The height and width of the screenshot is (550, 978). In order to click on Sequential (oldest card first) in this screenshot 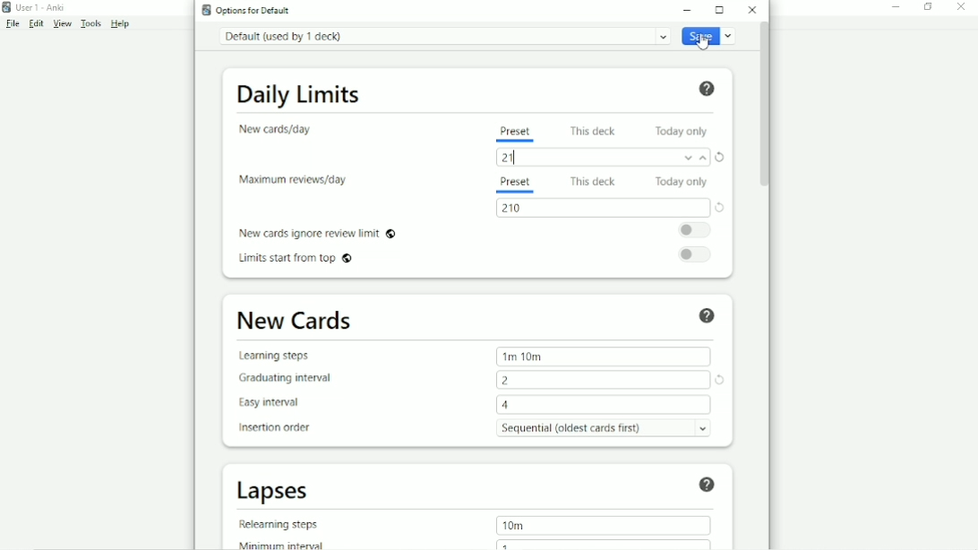, I will do `click(605, 429)`.